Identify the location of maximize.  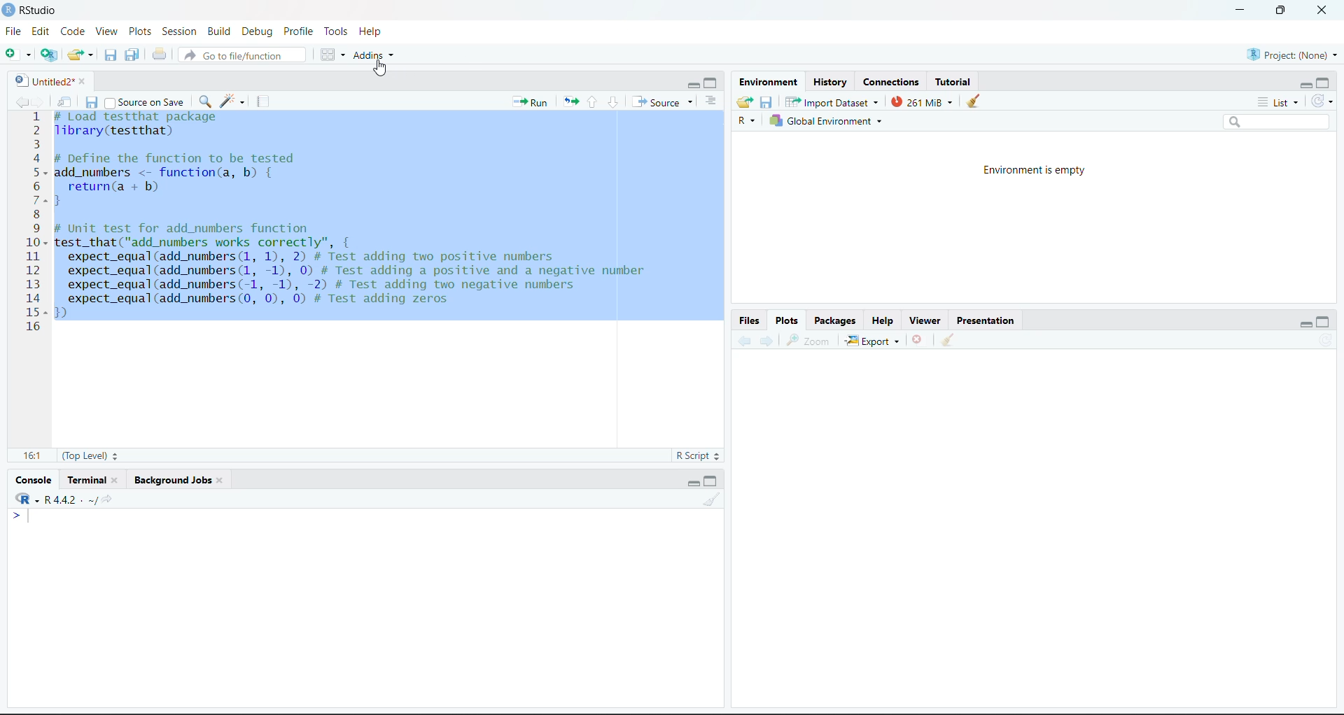
(1325, 320).